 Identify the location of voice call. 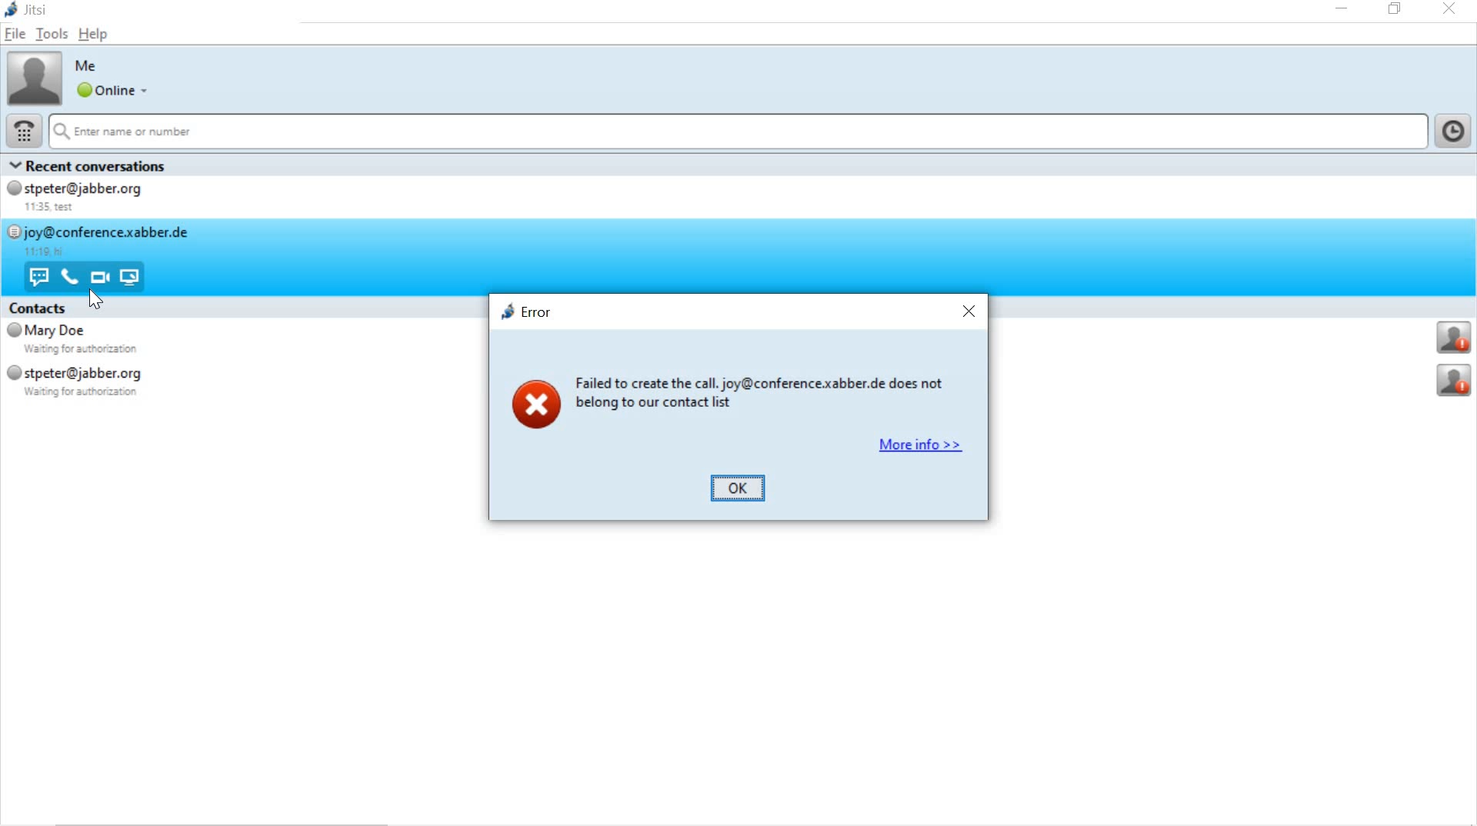
(68, 278).